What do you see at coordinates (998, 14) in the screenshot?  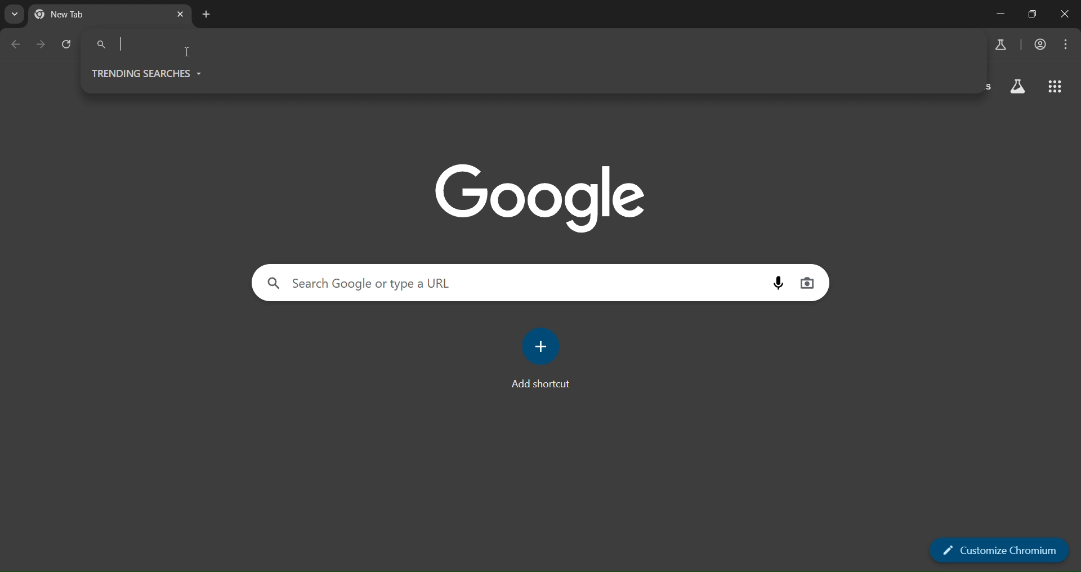 I see `minimize` at bounding box center [998, 14].